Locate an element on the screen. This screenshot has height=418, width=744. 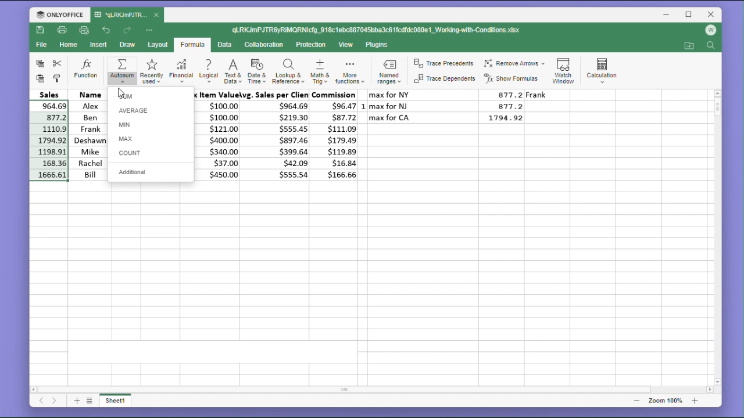
insert is located at coordinates (100, 45).